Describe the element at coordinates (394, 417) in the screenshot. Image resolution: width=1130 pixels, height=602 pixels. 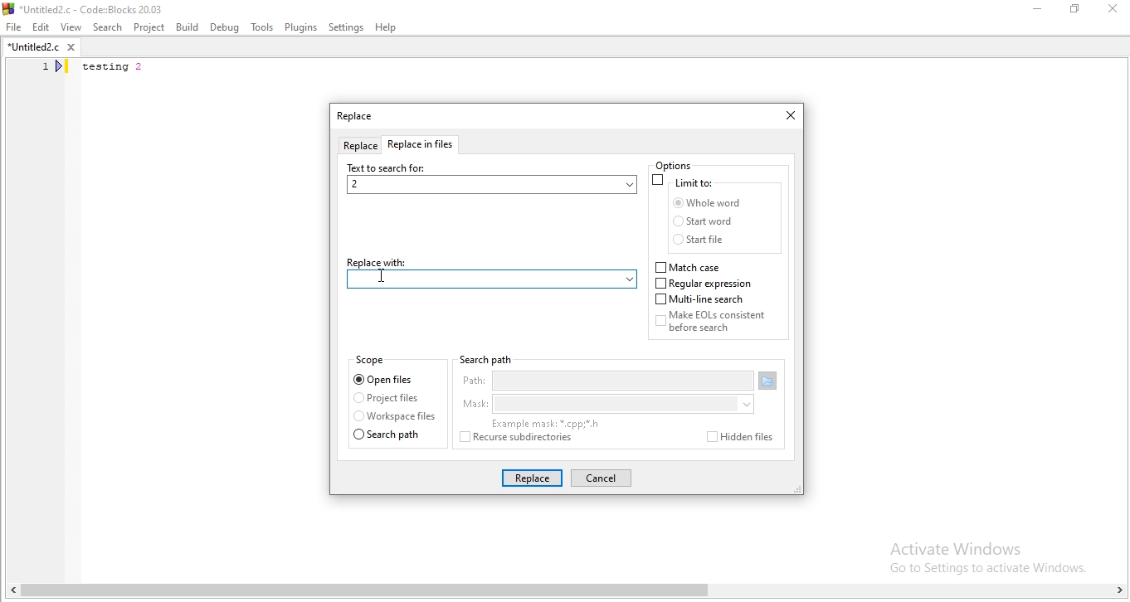
I see `workspace files` at that location.